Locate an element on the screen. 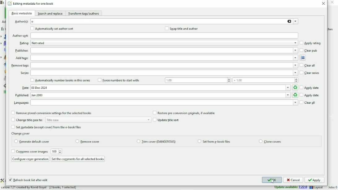 Image resolution: width=338 pixels, height=190 pixels. Date is located at coordinates (164, 88).